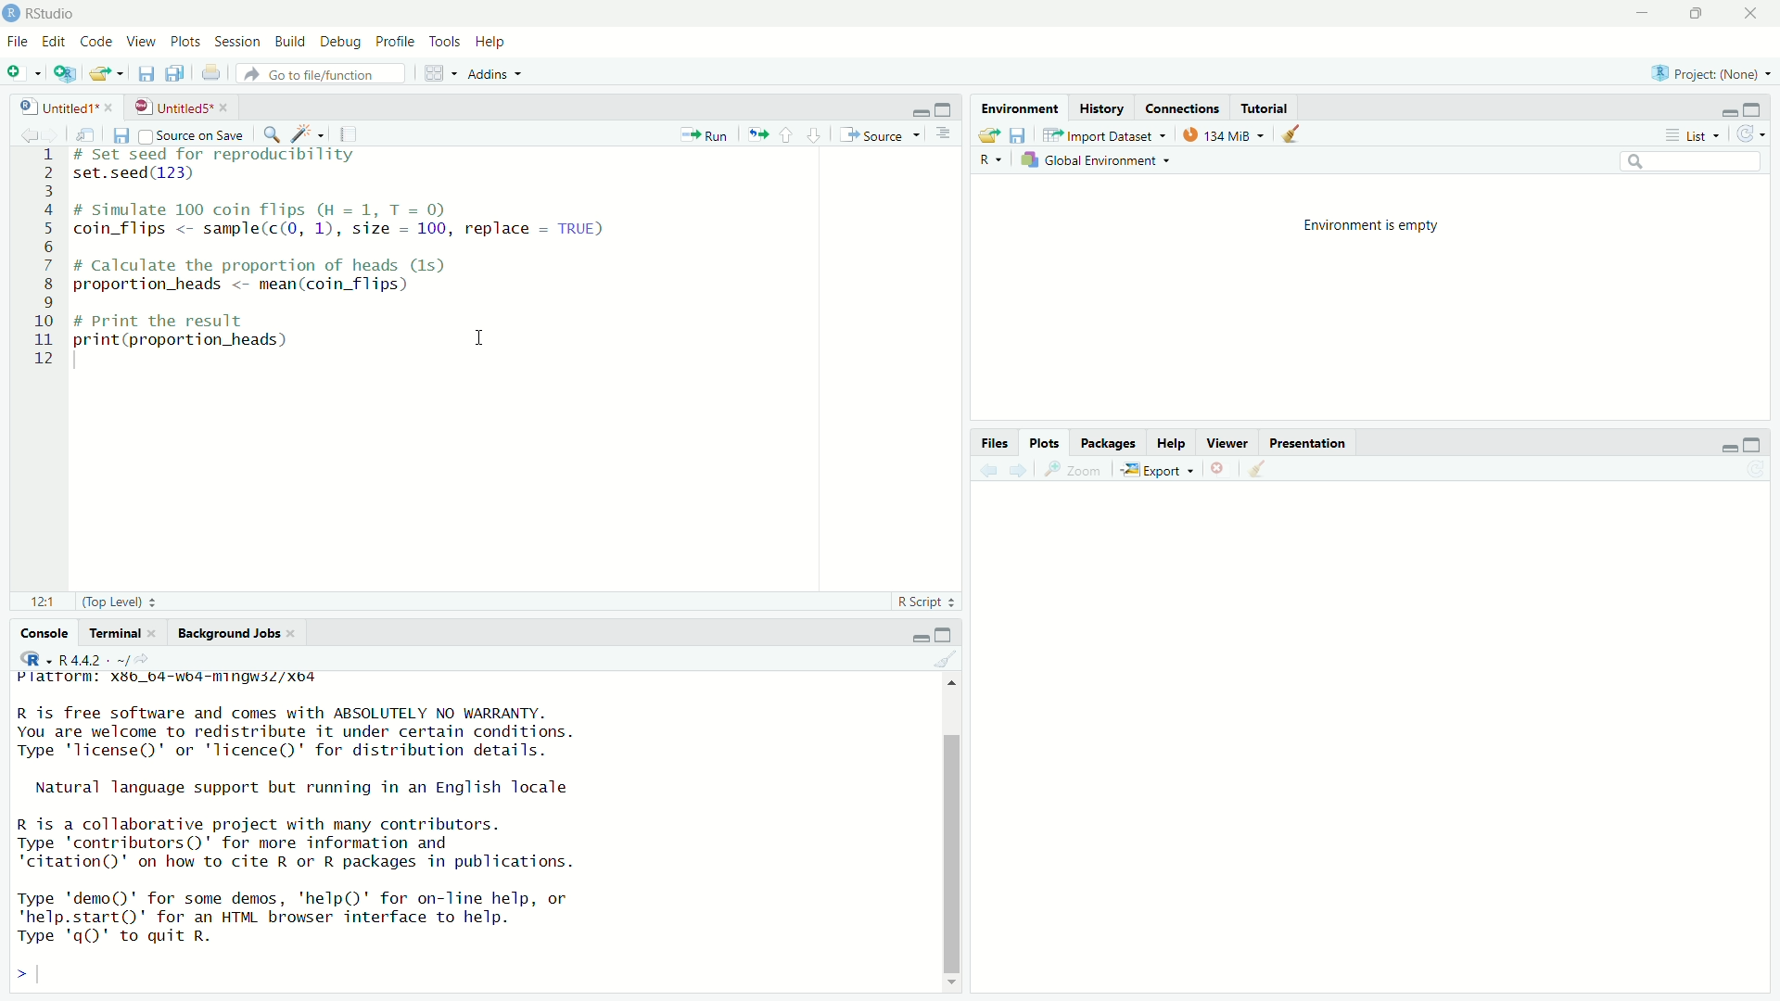 The height and width of the screenshot is (1001, 1780). Describe the element at coordinates (231, 156) in the screenshot. I see `# set seed for reproducibility` at that location.